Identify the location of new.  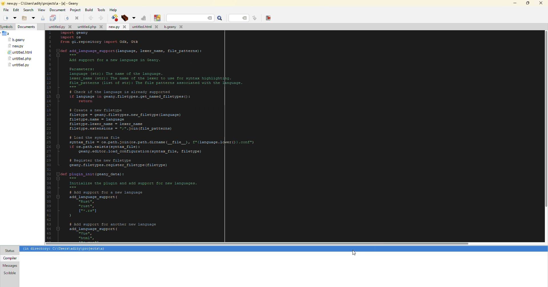
(5, 18).